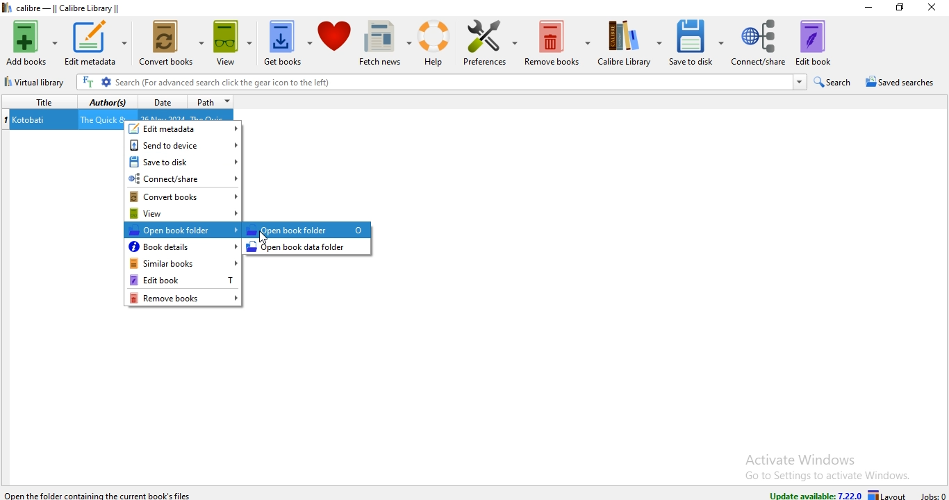 The width and height of the screenshot is (949, 500). Describe the element at coordinates (267, 240) in the screenshot. I see `Cursor` at that location.